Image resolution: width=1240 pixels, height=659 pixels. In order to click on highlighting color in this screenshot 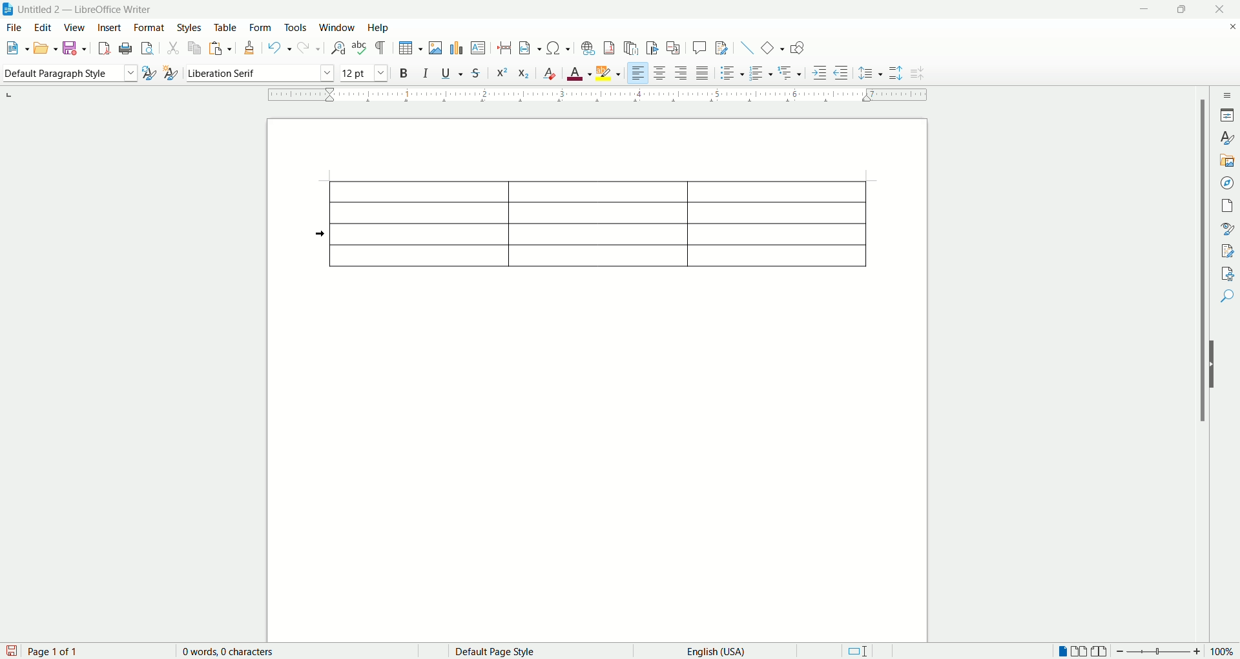, I will do `click(609, 71)`.